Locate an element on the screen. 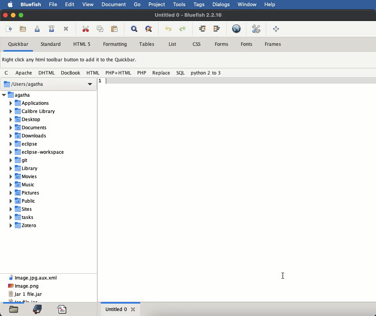 The image size is (376, 316). line is located at coordinates (236, 81).